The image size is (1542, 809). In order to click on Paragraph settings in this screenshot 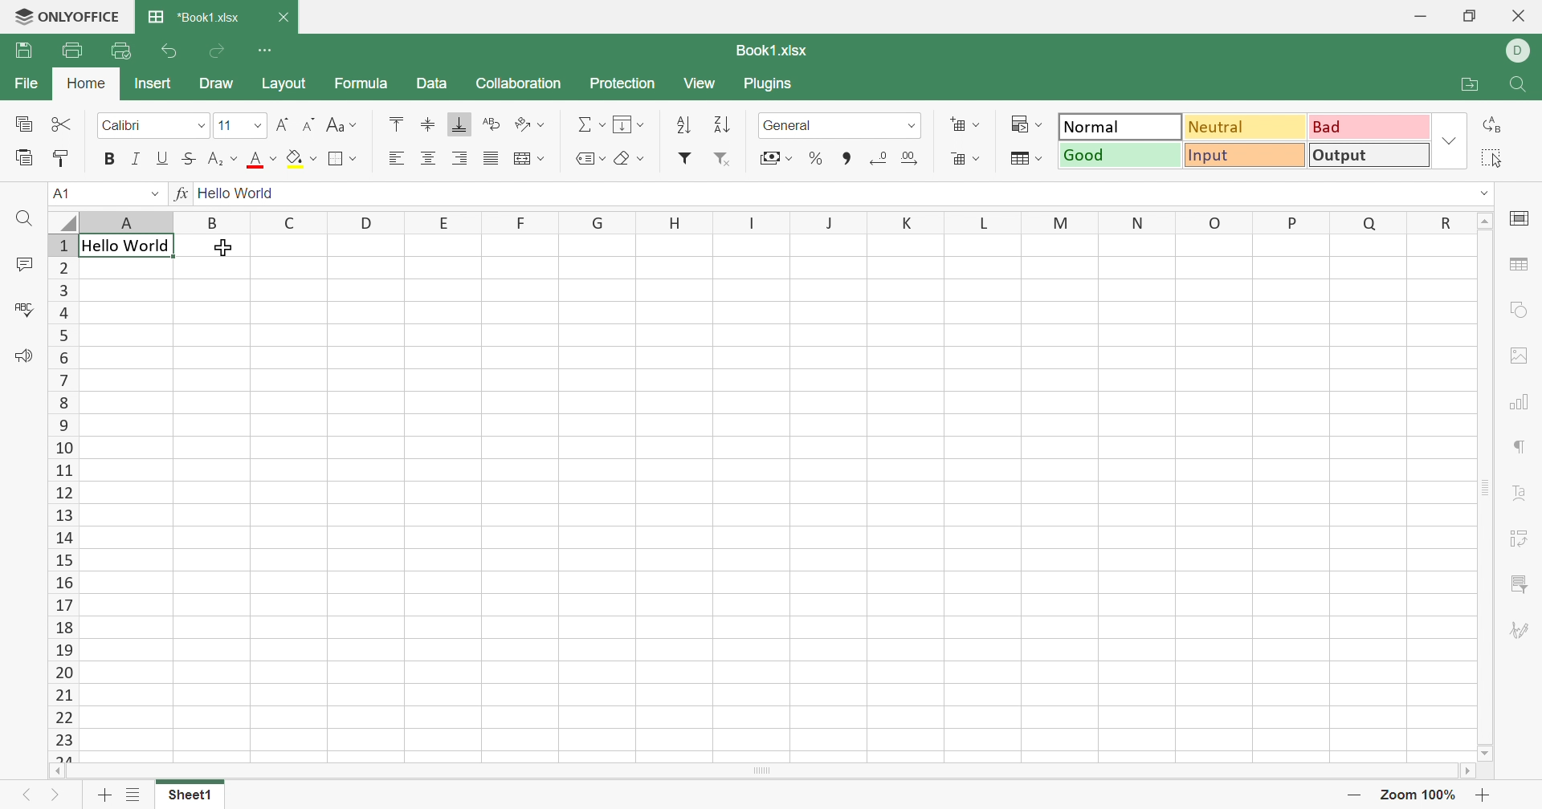, I will do `click(1517, 448)`.